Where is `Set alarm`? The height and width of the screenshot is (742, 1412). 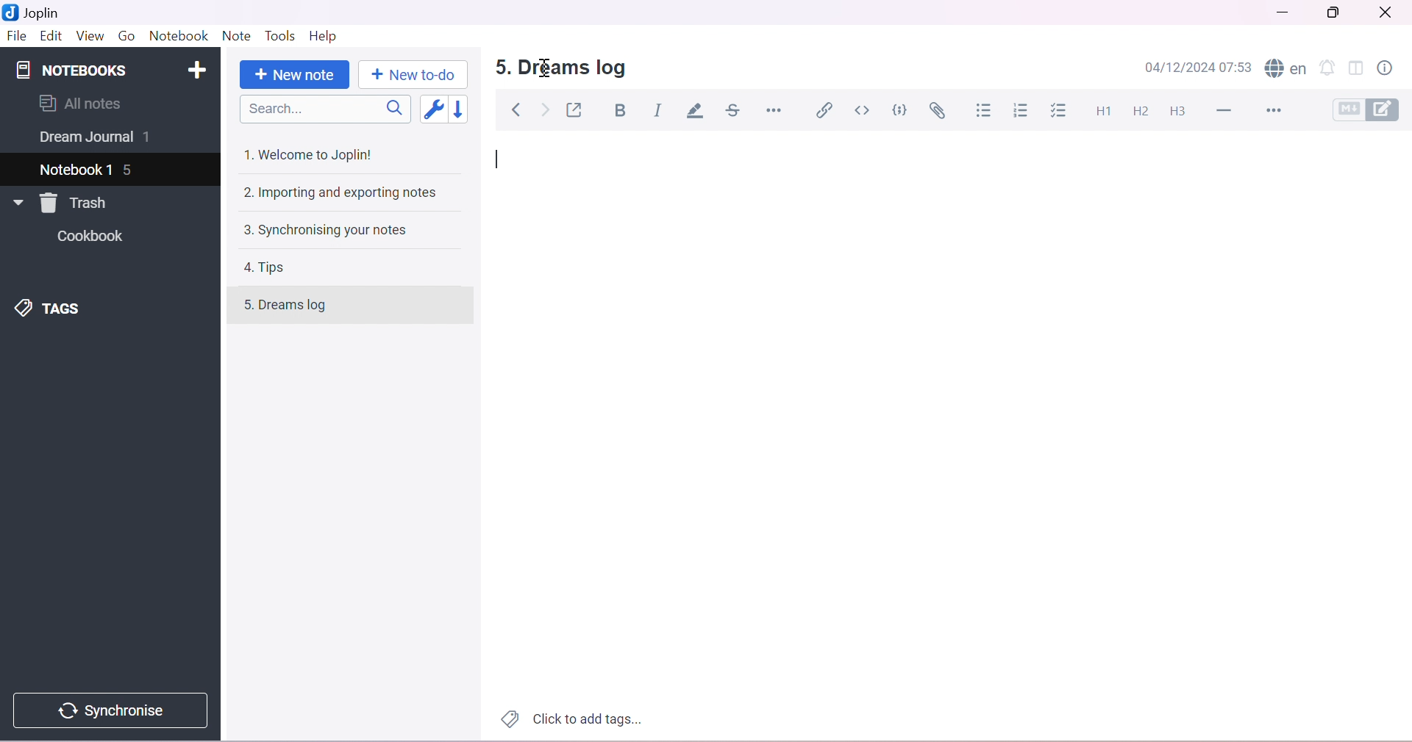
Set alarm is located at coordinates (1330, 68).